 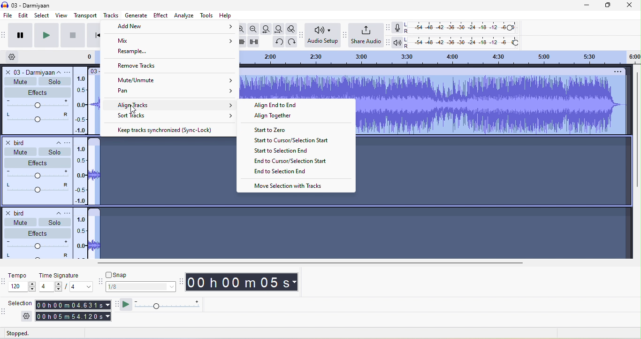 What do you see at coordinates (242, 42) in the screenshot?
I see `trim audio outside selection` at bounding box center [242, 42].